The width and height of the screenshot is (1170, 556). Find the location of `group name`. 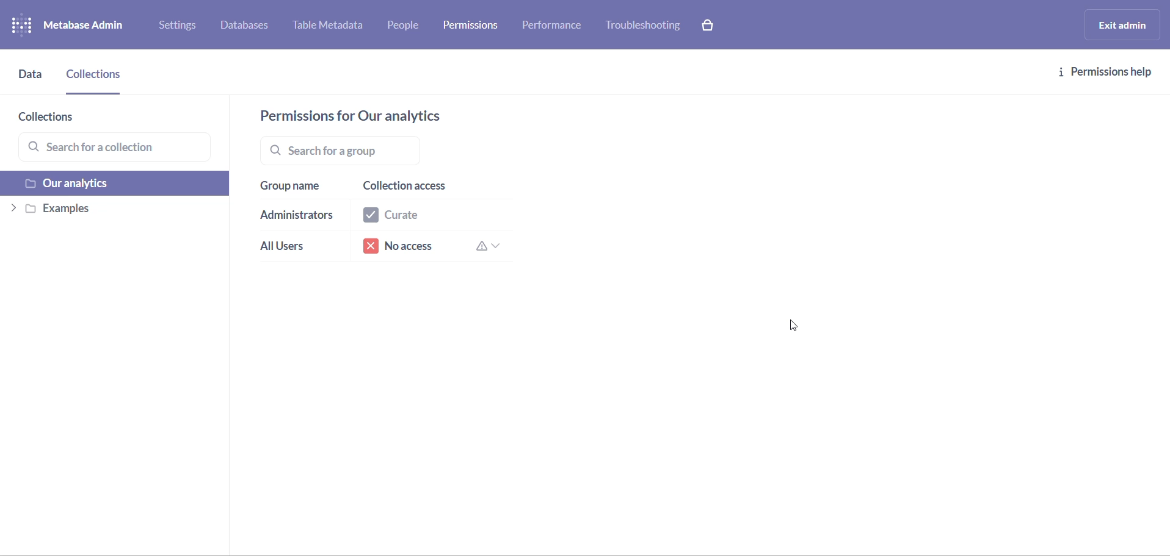

group name is located at coordinates (294, 187).